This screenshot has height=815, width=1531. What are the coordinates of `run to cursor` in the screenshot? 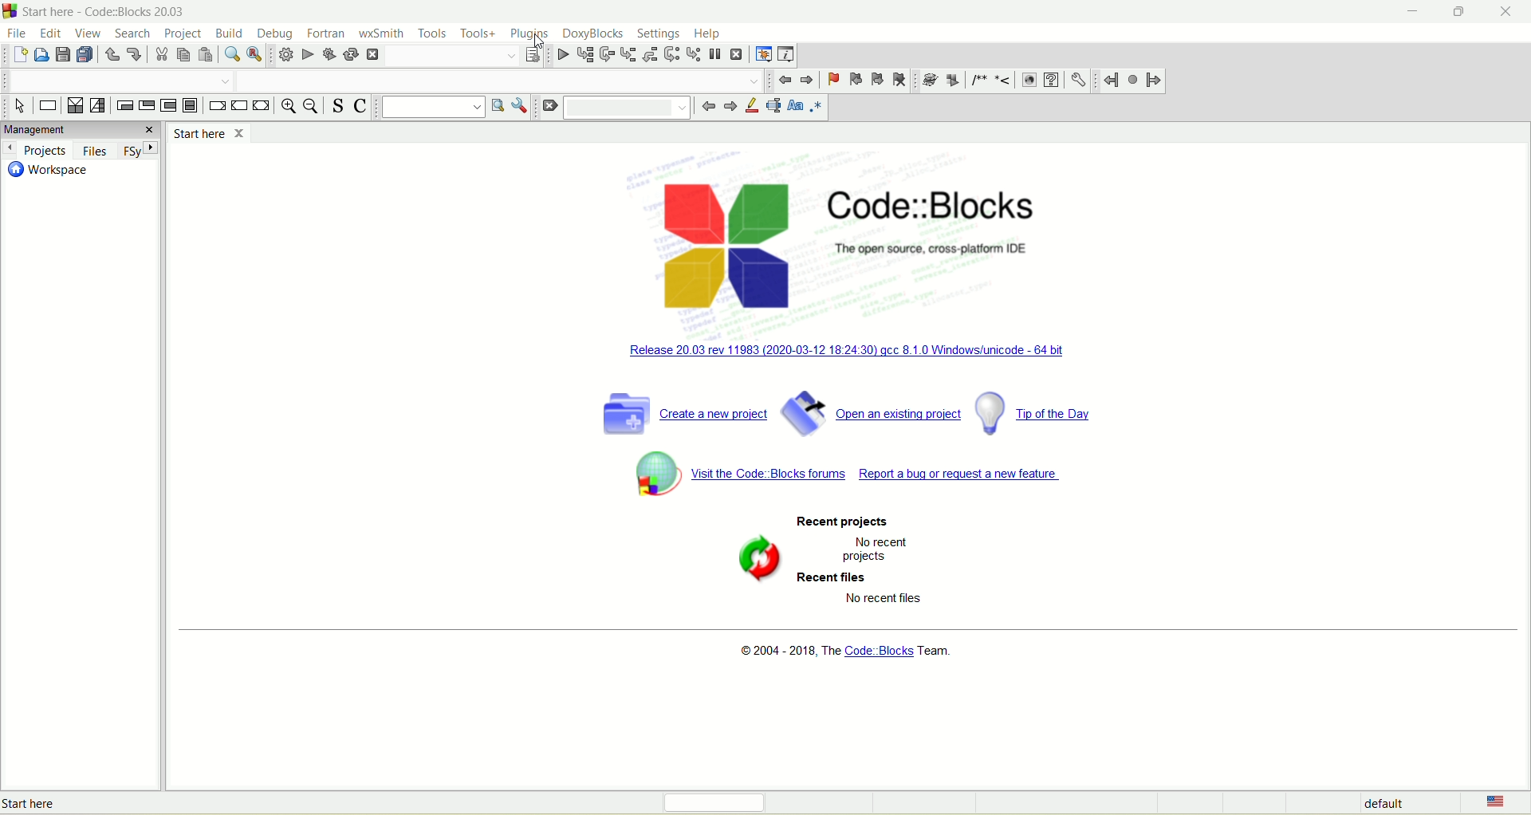 It's located at (584, 54).